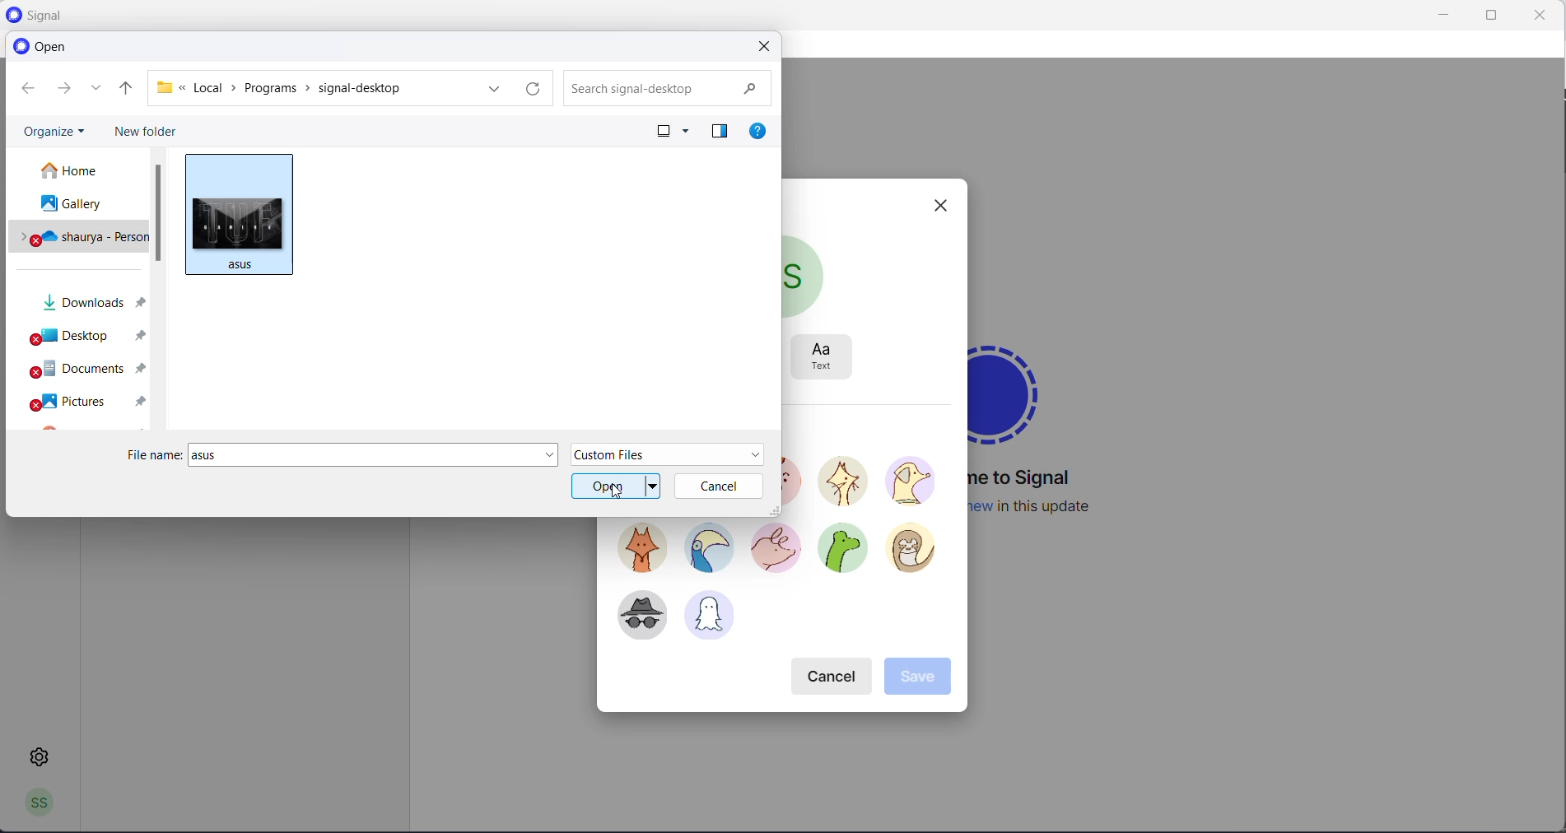  I want to click on file name textbox, so click(357, 455).